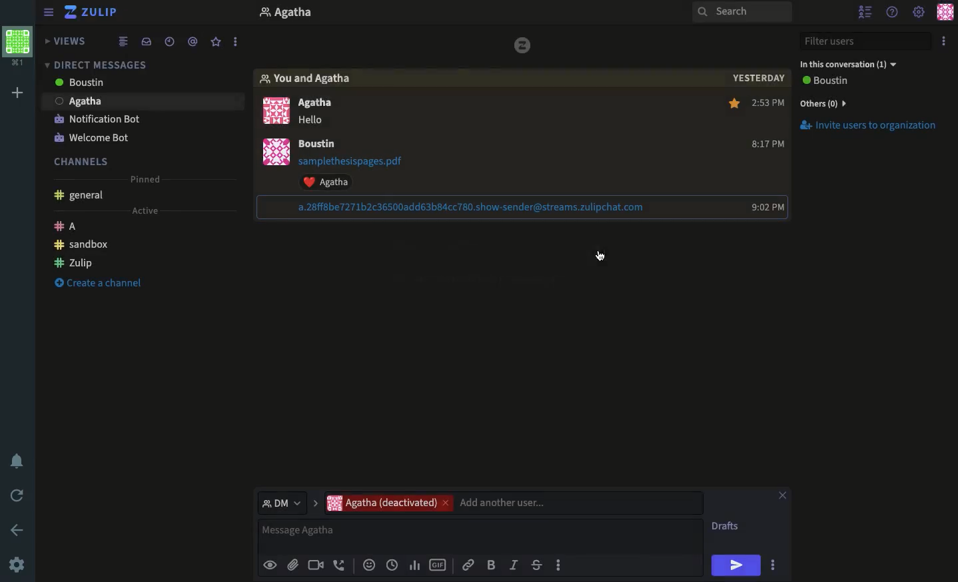 The image size is (958, 582). Describe the element at coordinates (149, 180) in the screenshot. I see `Pinned` at that location.